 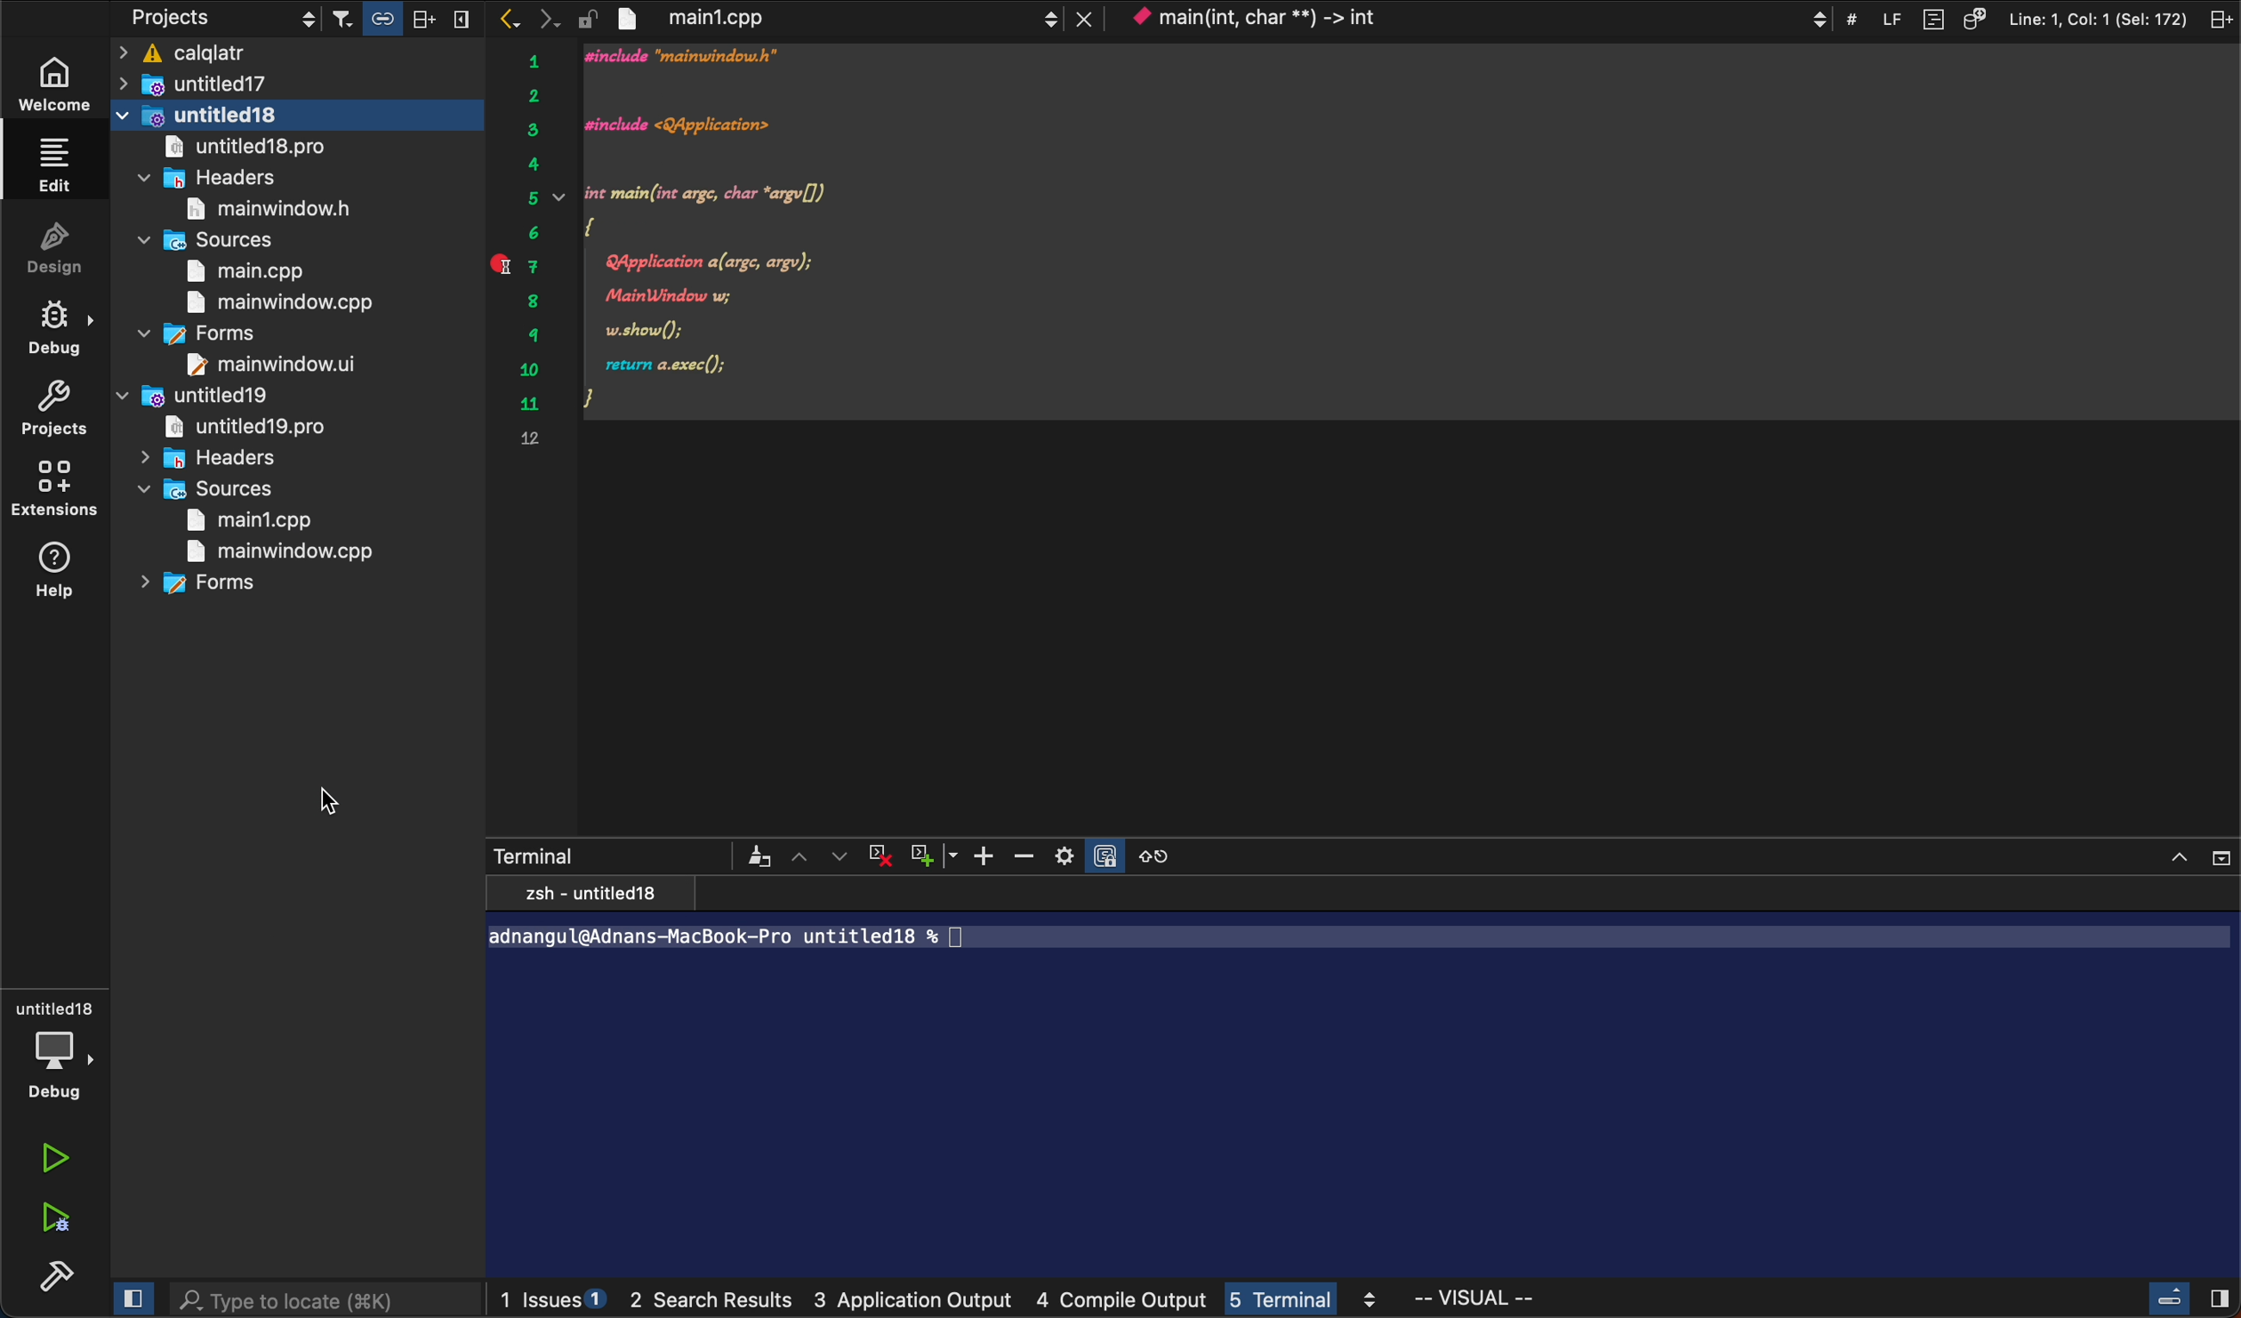 I want to click on close, so click(x=2192, y=853).